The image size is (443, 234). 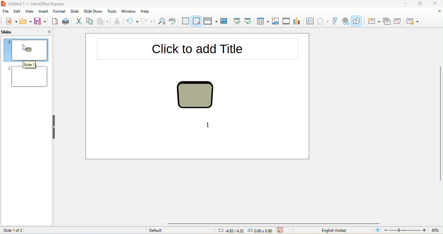 What do you see at coordinates (225, 22) in the screenshot?
I see `master slide` at bounding box center [225, 22].